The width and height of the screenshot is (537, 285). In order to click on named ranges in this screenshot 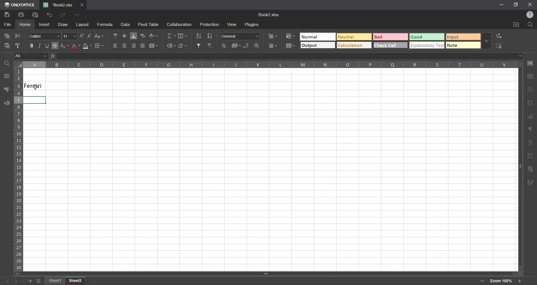, I will do `click(172, 45)`.